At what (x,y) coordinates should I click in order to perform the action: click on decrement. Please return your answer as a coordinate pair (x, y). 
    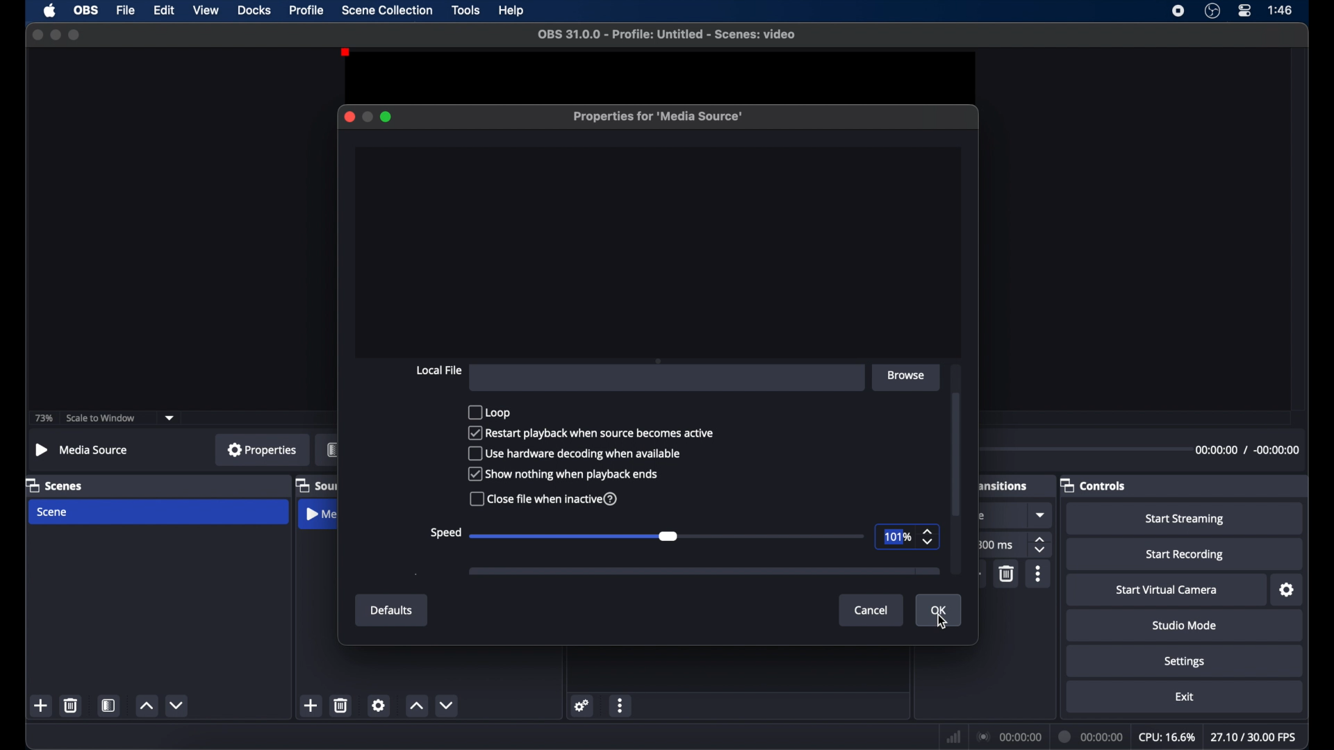
    Looking at the image, I should click on (178, 705).